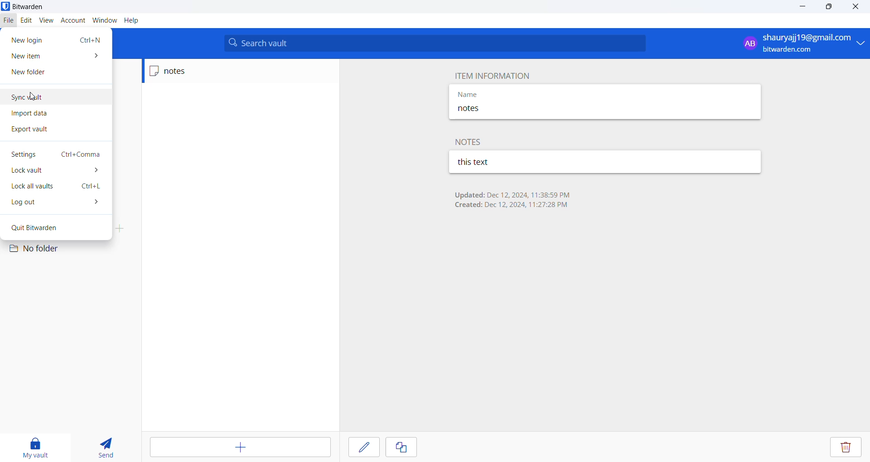  I want to click on lock all vaults, so click(58, 188).